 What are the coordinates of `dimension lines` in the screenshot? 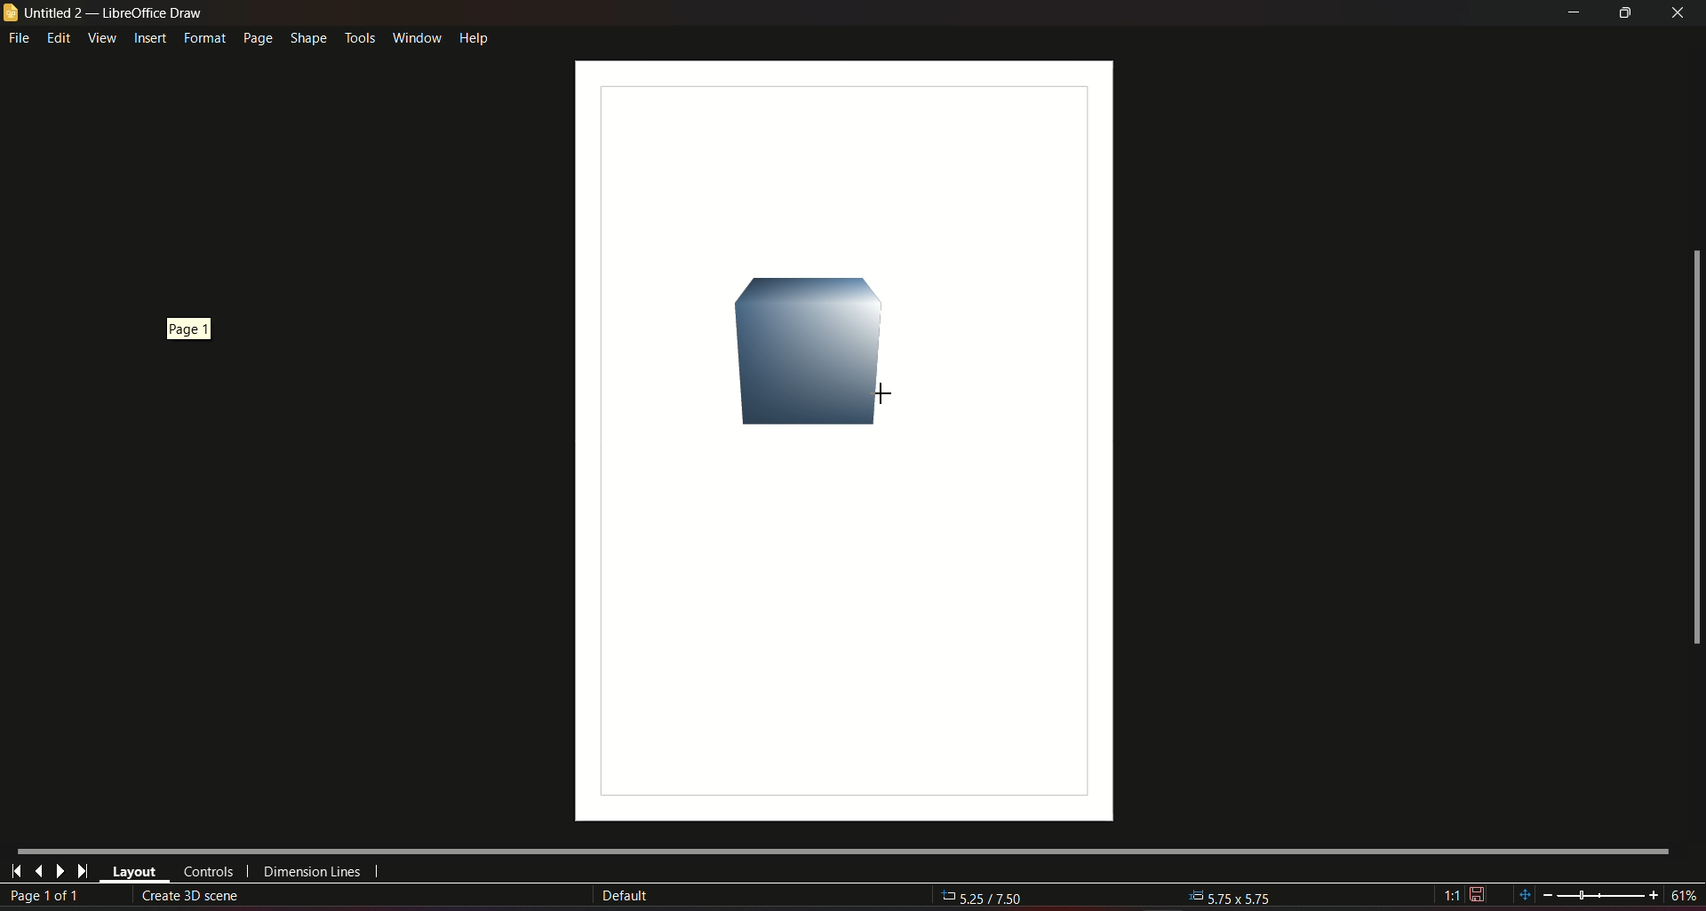 It's located at (313, 875).